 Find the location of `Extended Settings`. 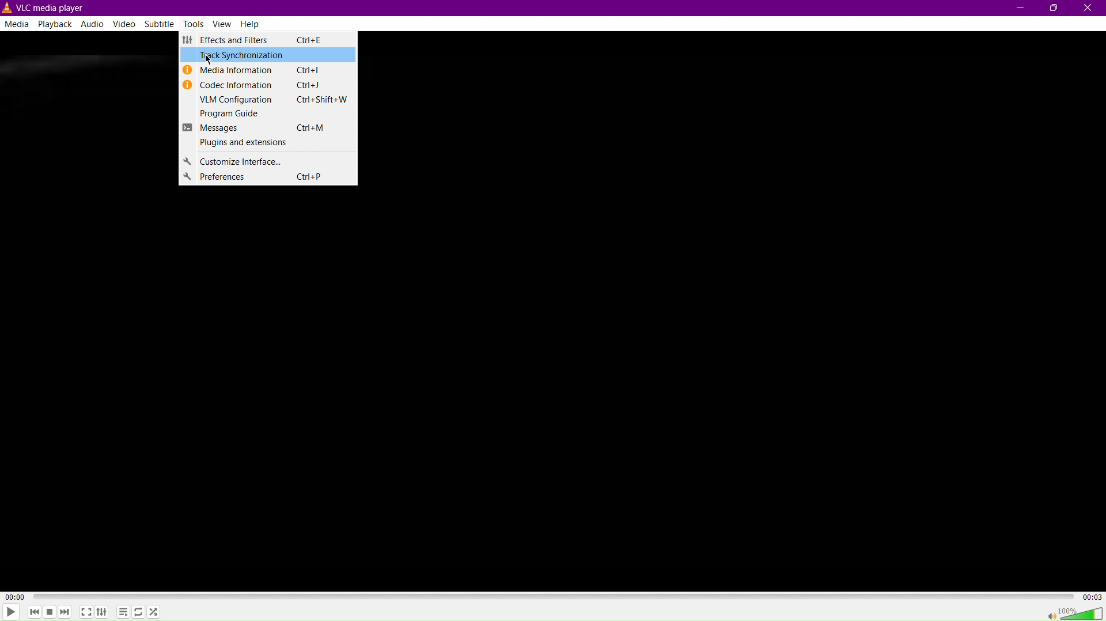

Extended Settings is located at coordinates (104, 612).